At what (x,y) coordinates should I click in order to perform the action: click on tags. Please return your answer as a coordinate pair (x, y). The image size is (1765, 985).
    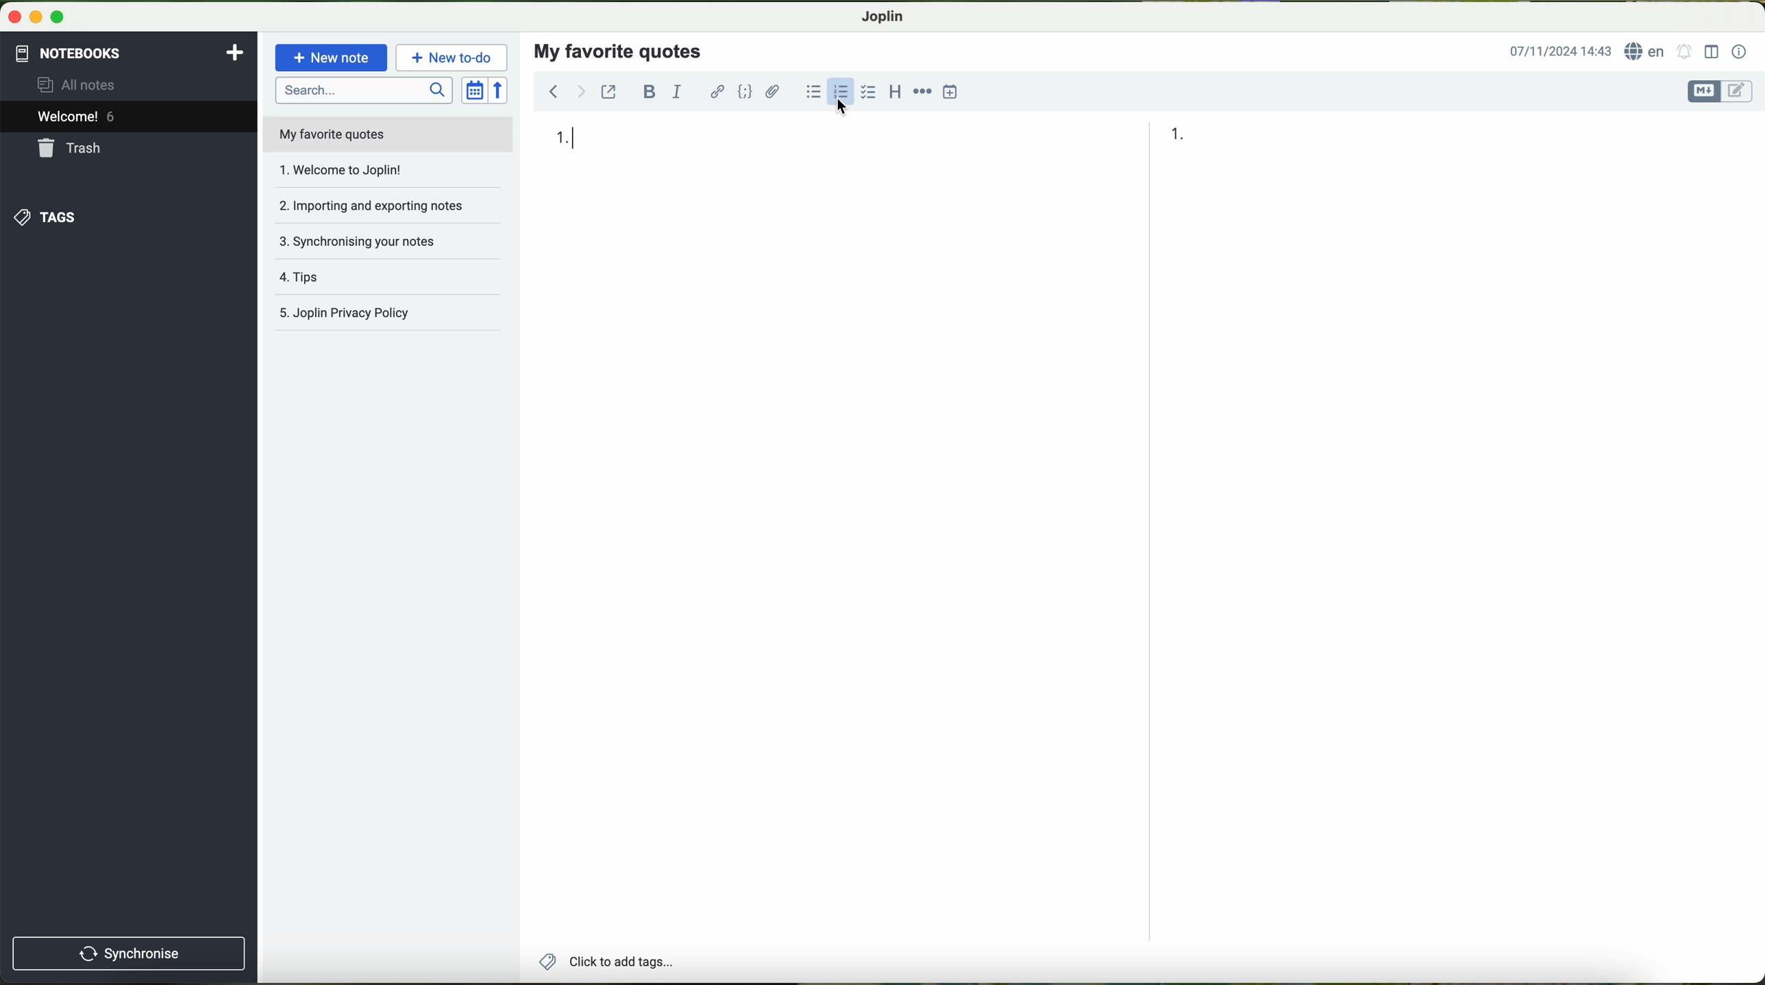
    Looking at the image, I should click on (385, 277).